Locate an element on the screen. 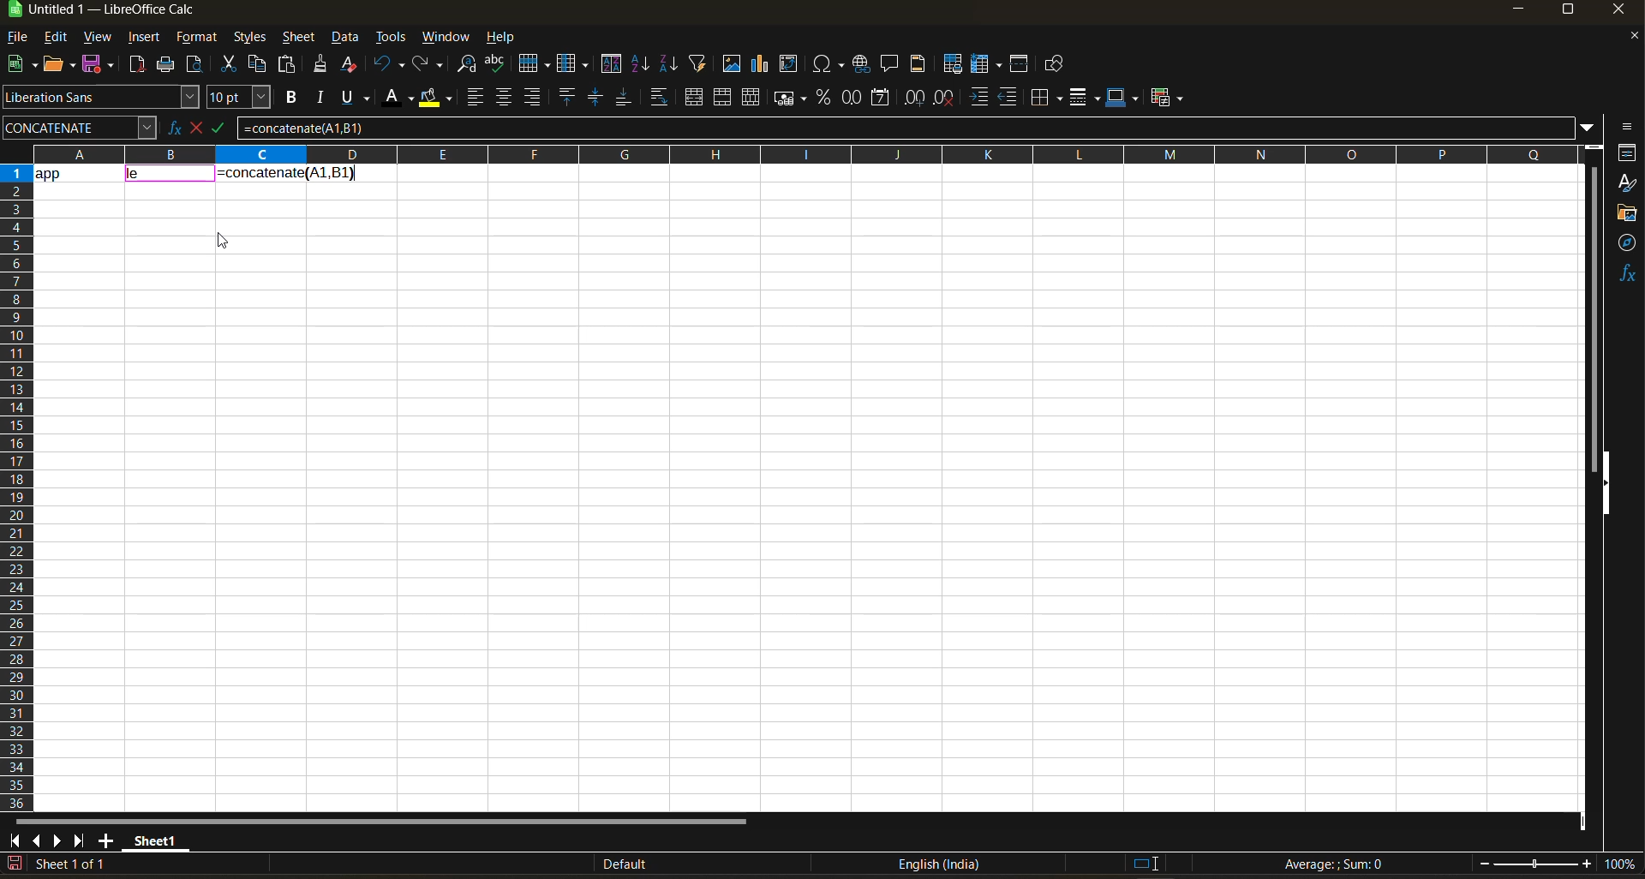 This screenshot has width=1645, height=879. formula is located at coordinates (225, 131).